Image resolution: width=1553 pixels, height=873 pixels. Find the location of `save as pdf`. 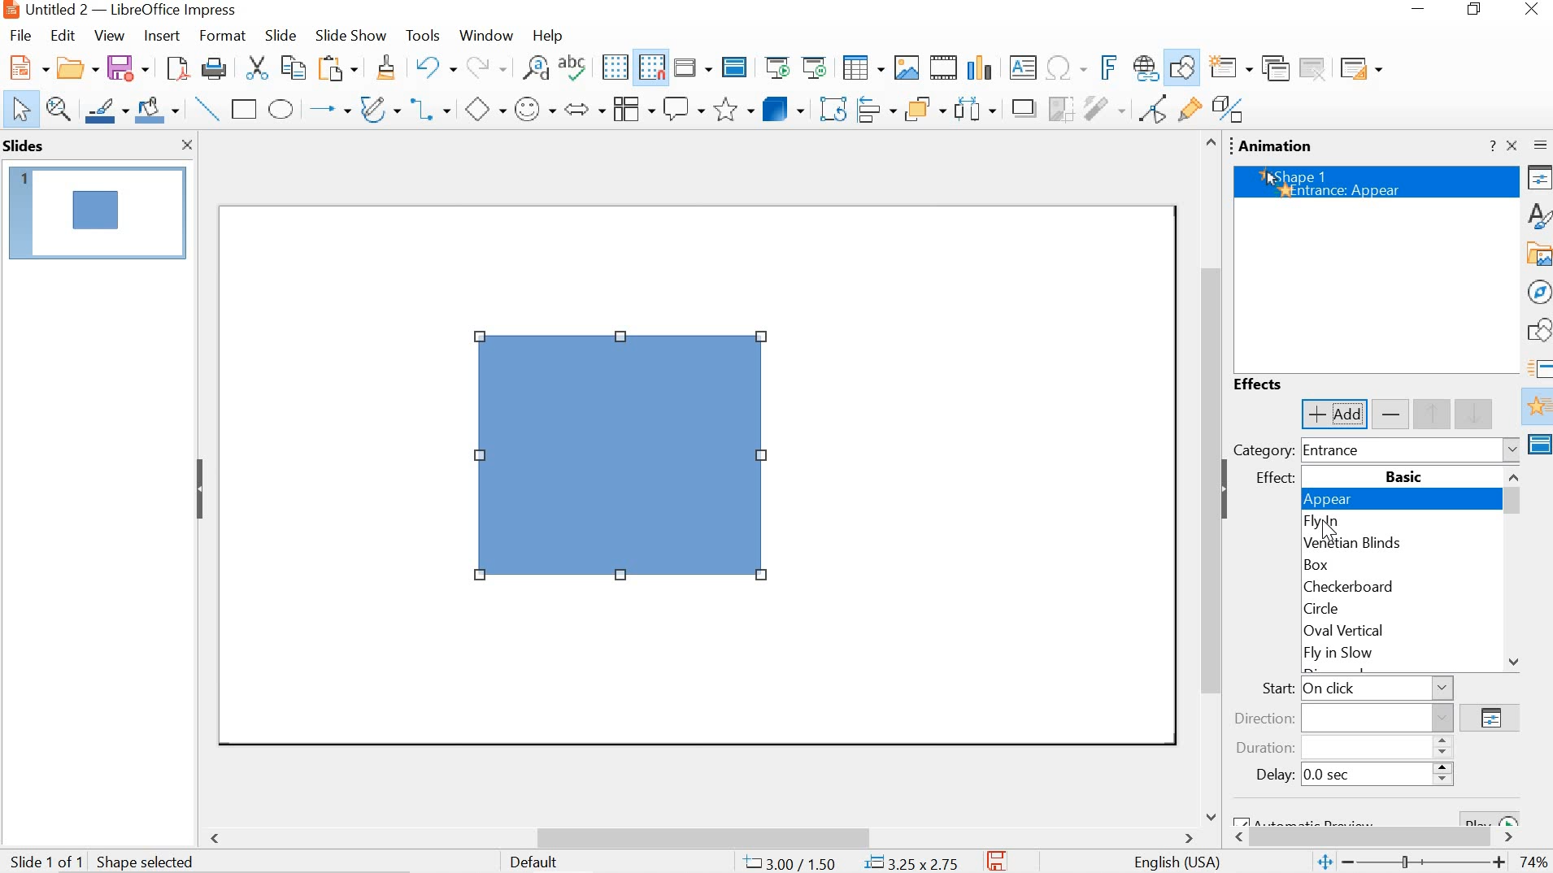

save as pdf is located at coordinates (177, 69).